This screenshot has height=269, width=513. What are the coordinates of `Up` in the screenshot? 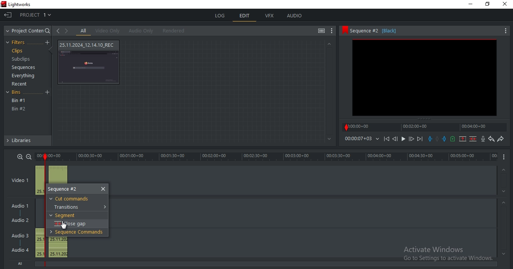 It's located at (504, 169).